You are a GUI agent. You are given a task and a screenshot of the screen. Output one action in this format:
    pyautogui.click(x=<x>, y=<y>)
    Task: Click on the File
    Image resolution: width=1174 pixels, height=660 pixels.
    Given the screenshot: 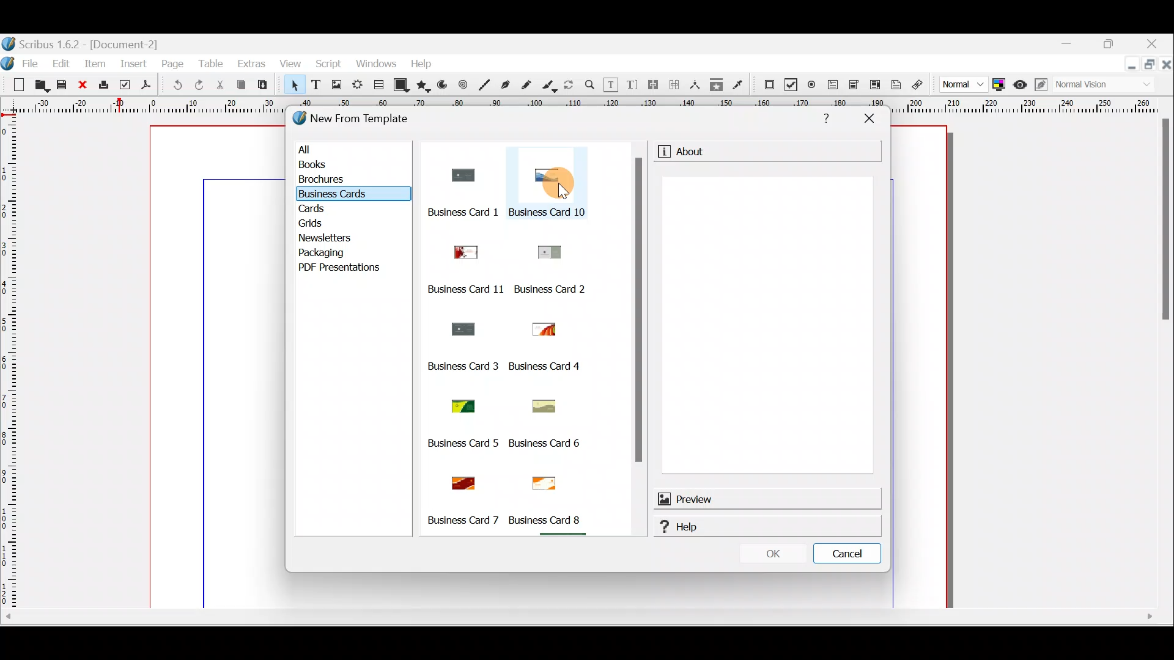 What is the action you would take?
    pyautogui.click(x=21, y=62)
    